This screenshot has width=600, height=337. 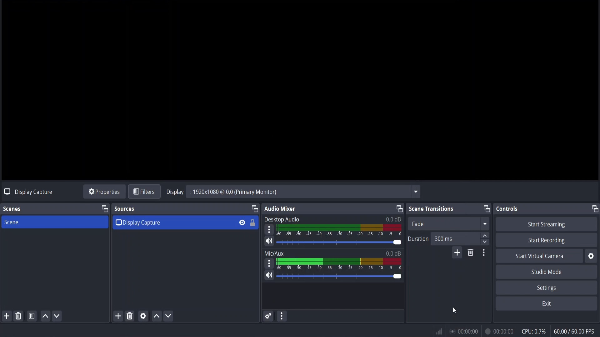 What do you see at coordinates (457, 253) in the screenshot?
I see `add configurable transitions` at bounding box center [457, 253].